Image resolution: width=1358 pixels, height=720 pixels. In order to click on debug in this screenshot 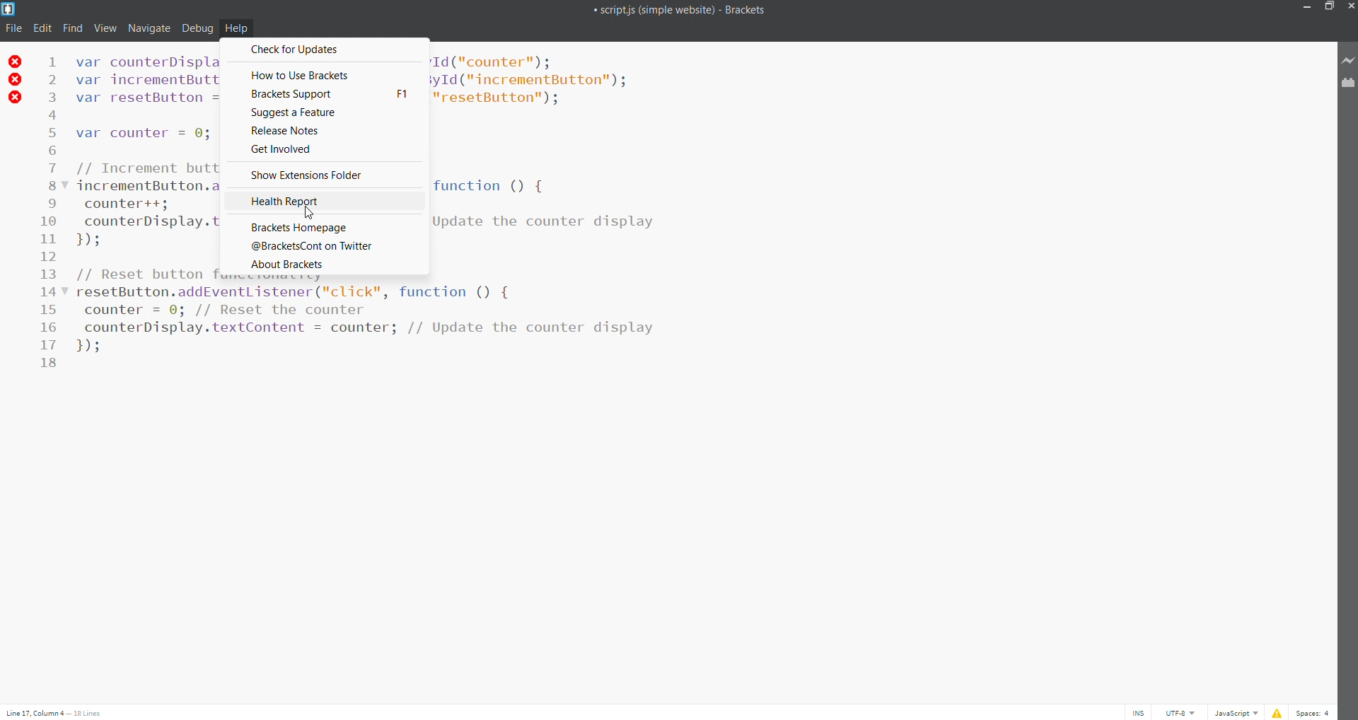, I will do `click(197, 28)`.